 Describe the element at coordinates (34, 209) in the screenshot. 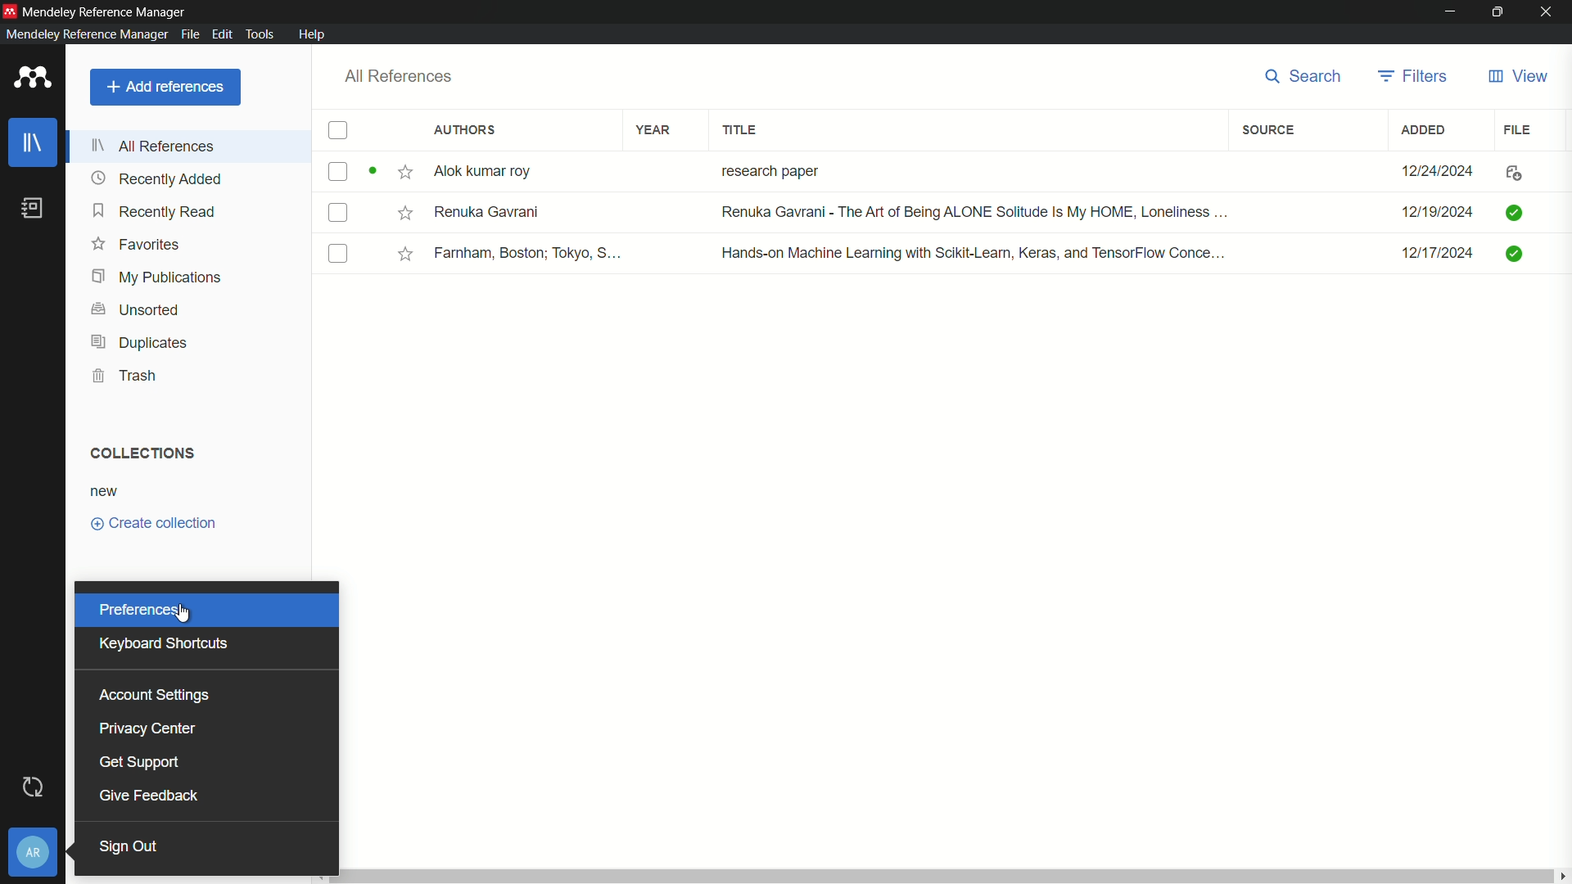

I see `book` at that location.